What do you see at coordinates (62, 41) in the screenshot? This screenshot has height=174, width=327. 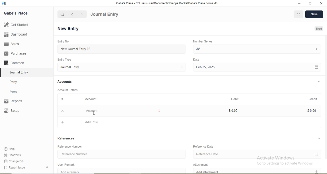 I see `Entry No` at bounding box center [62, 41].